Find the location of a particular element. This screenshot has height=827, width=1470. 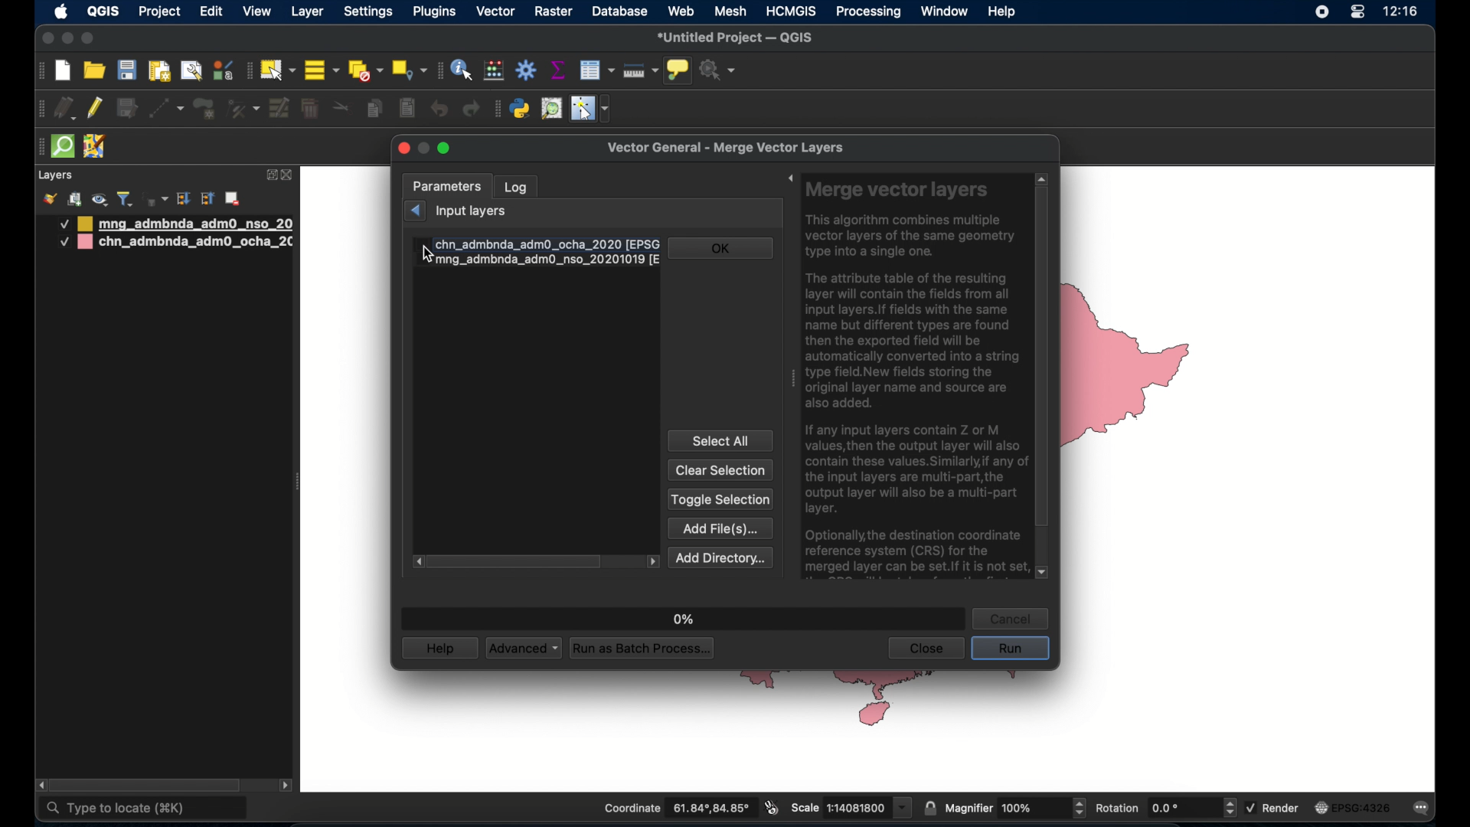

expand is located at coordinates (786, 180).